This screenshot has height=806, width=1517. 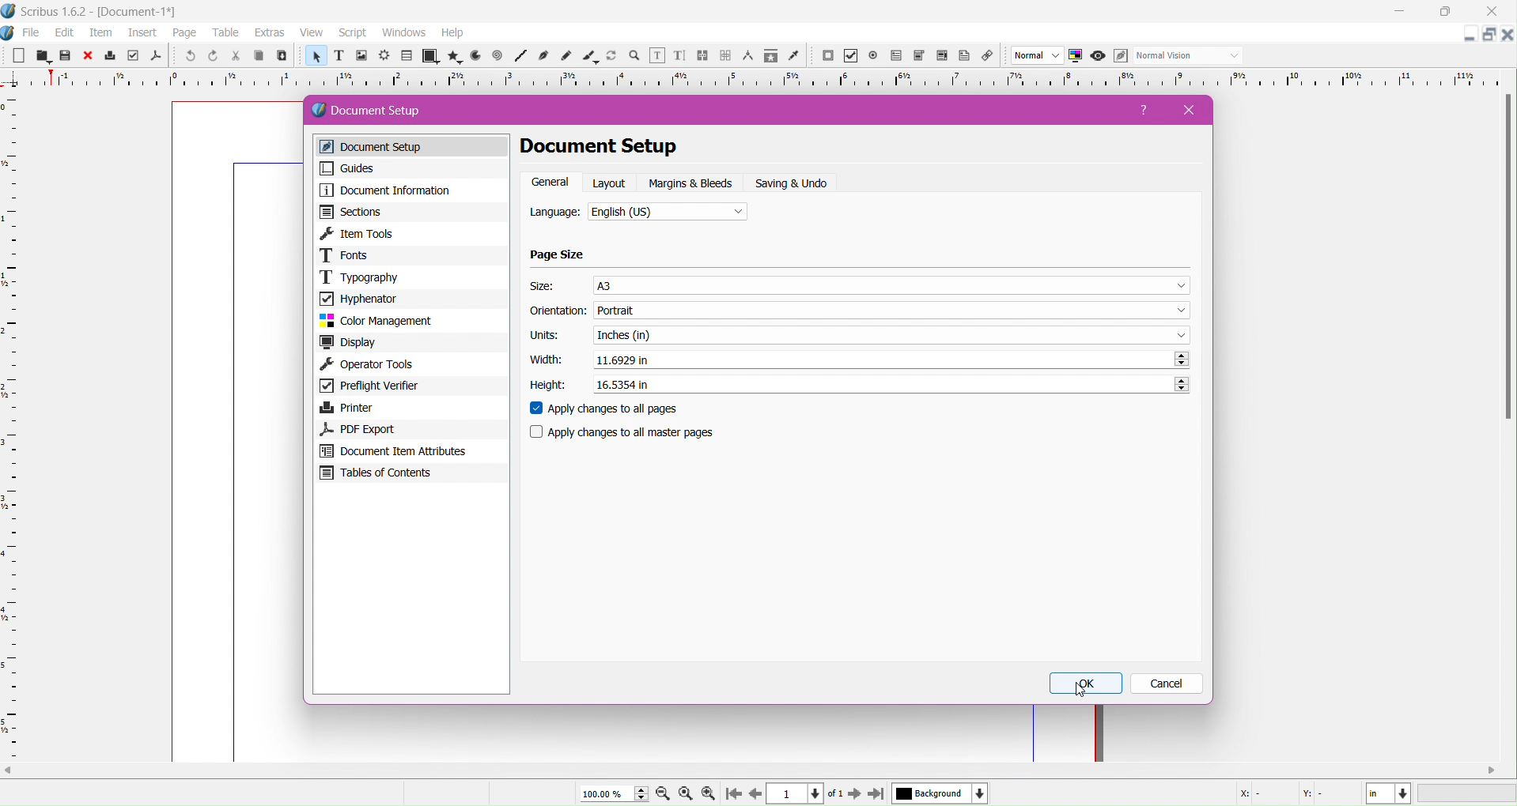 What do you see at coordinates (636, 57) in the screenshot?
I see `zoom in or out` at bounding box center [636, 57].